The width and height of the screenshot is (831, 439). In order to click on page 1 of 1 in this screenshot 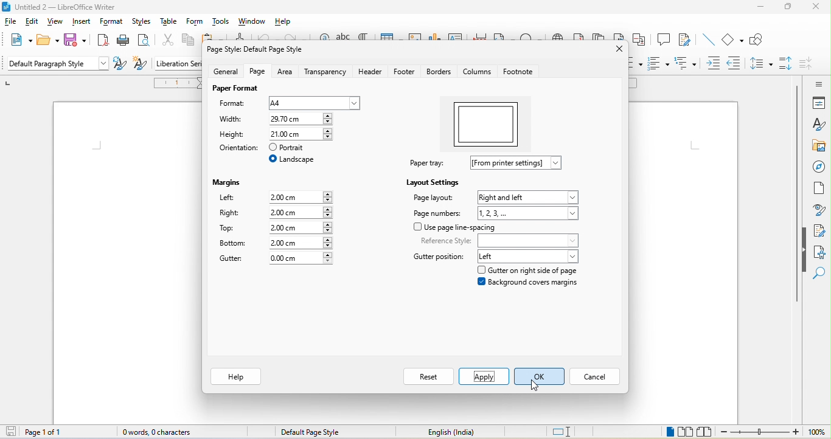, I will do `click(33, 432)`.